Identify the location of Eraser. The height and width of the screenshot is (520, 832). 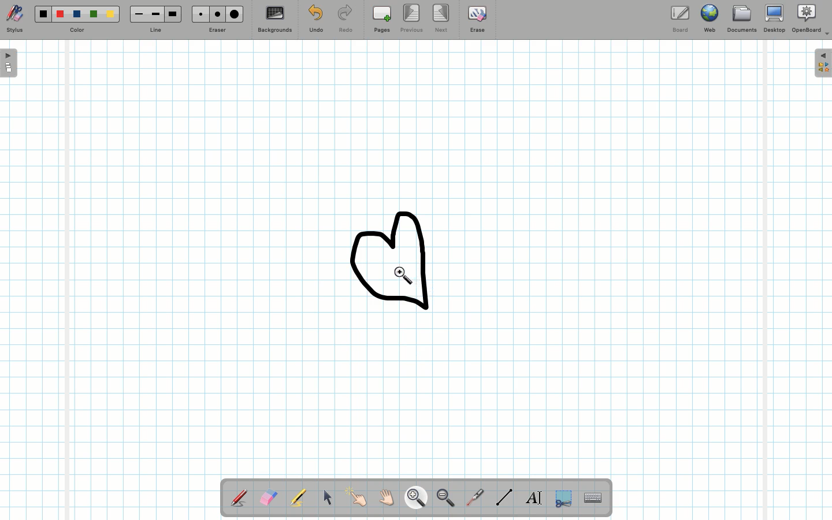
(268, 497).